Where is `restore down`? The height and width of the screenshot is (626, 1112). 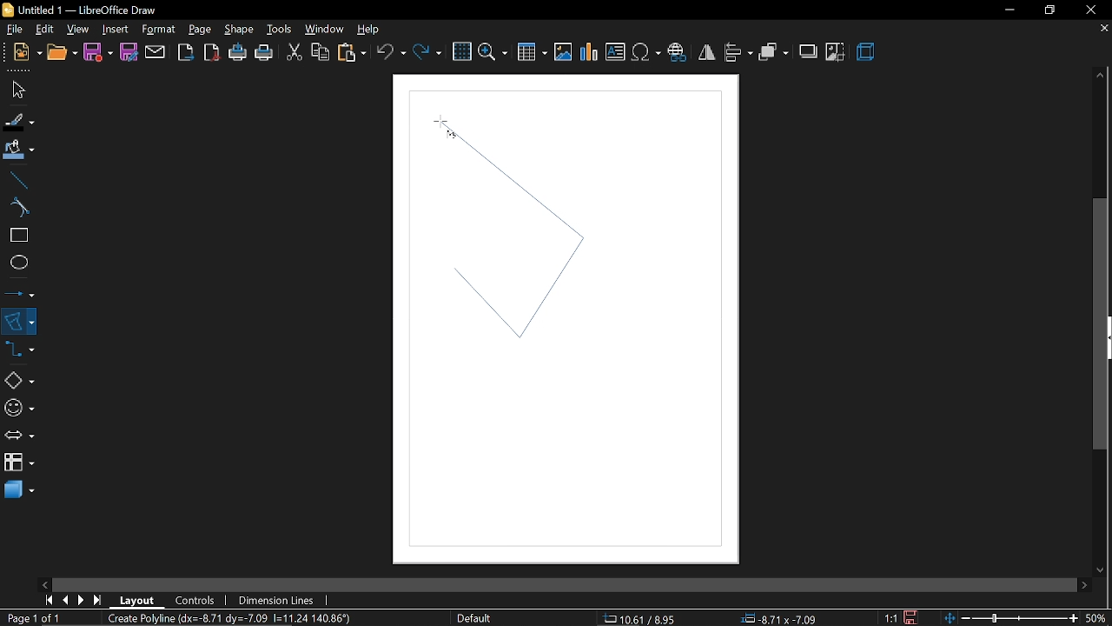
restore down is located at coordinates (1050, 10).